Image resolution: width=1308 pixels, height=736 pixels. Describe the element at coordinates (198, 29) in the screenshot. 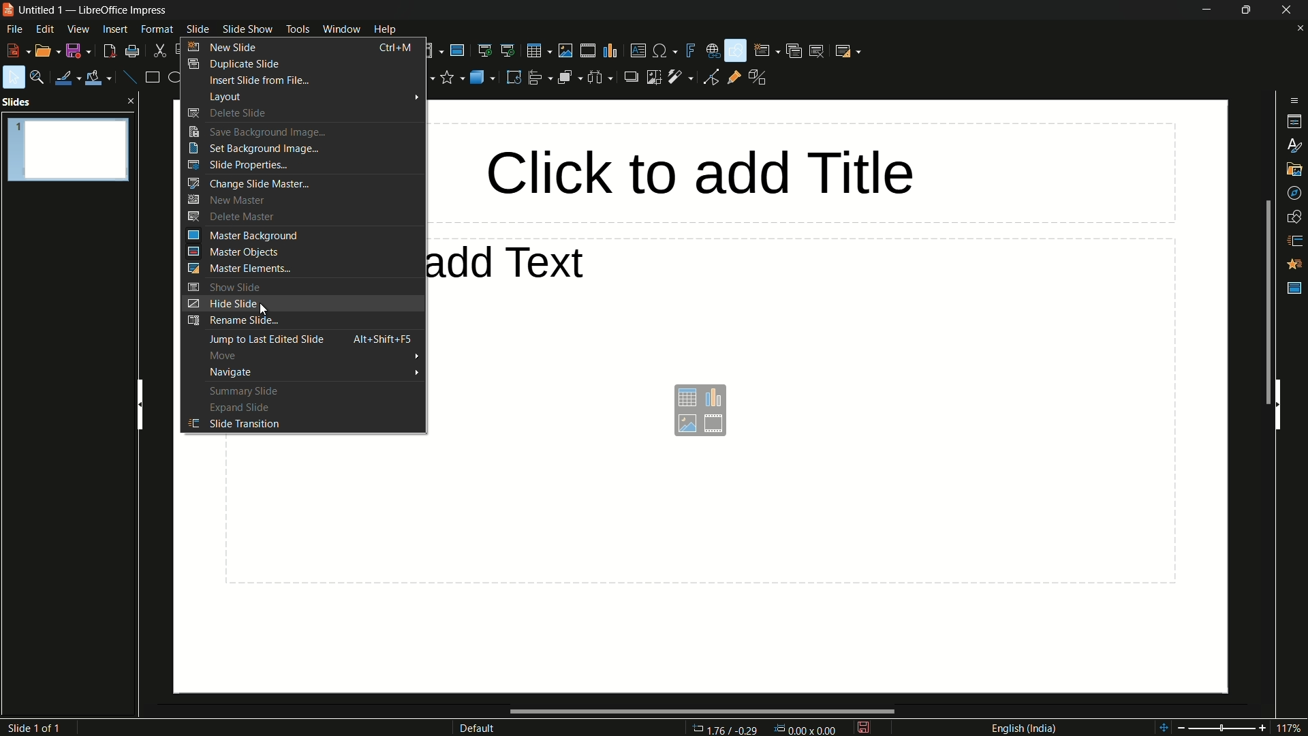

I see `slide menu` at that location.